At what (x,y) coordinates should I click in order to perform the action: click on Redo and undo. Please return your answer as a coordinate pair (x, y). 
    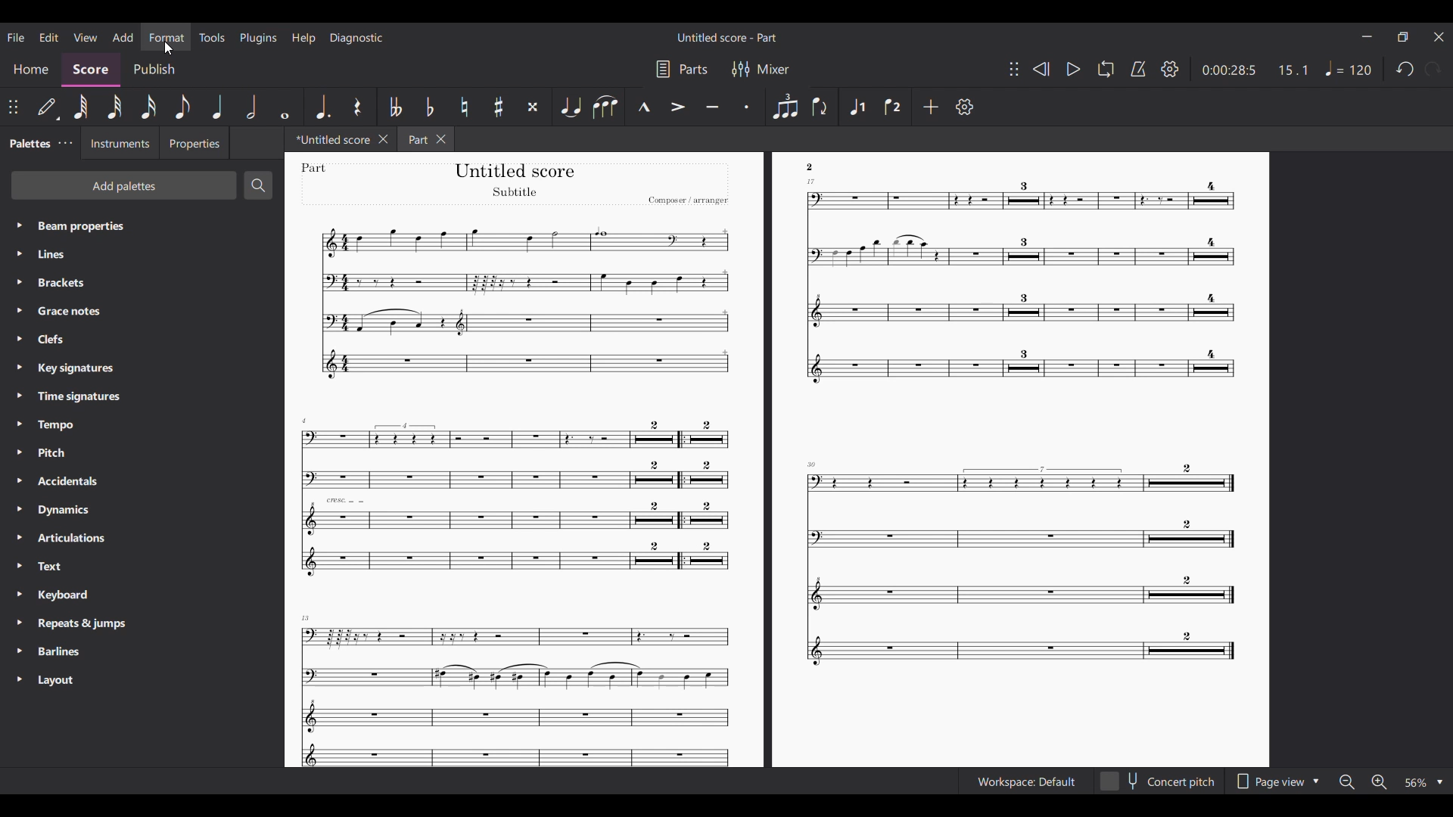
    Looking at the image, I should click on (1418, 69).